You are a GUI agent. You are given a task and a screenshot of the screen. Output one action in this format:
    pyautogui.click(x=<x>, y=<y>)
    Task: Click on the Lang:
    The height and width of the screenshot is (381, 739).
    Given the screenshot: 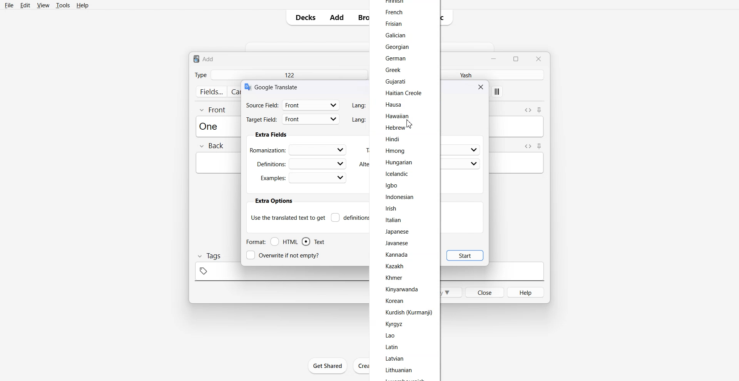 What is the action you would take?
    pyautogui.click(x=359, y=105)
    